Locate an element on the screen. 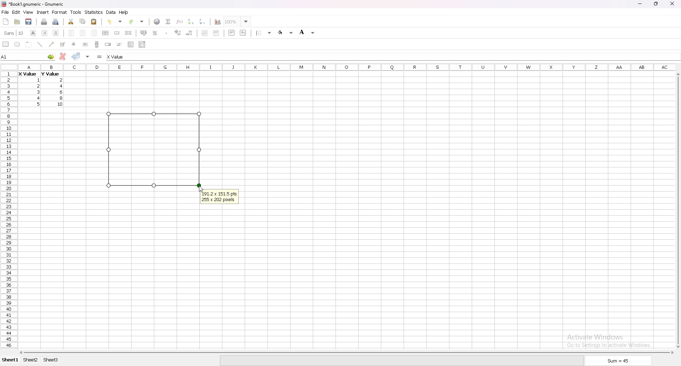 Image resolution: width=681 pixels, height=366 pixels. italic is located at coordinates (45, 33).